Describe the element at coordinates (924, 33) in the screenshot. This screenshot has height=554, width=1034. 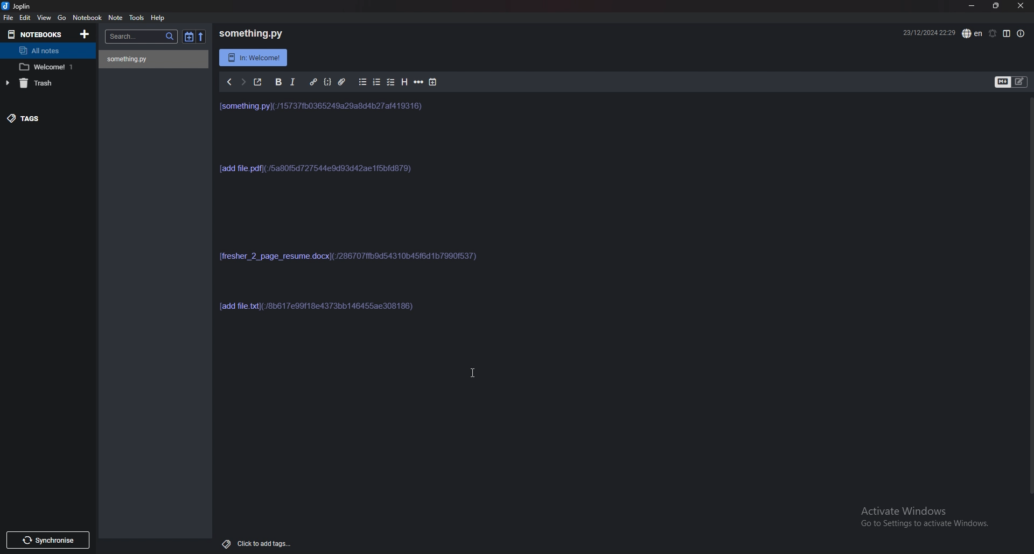
I see `Time` at that location.